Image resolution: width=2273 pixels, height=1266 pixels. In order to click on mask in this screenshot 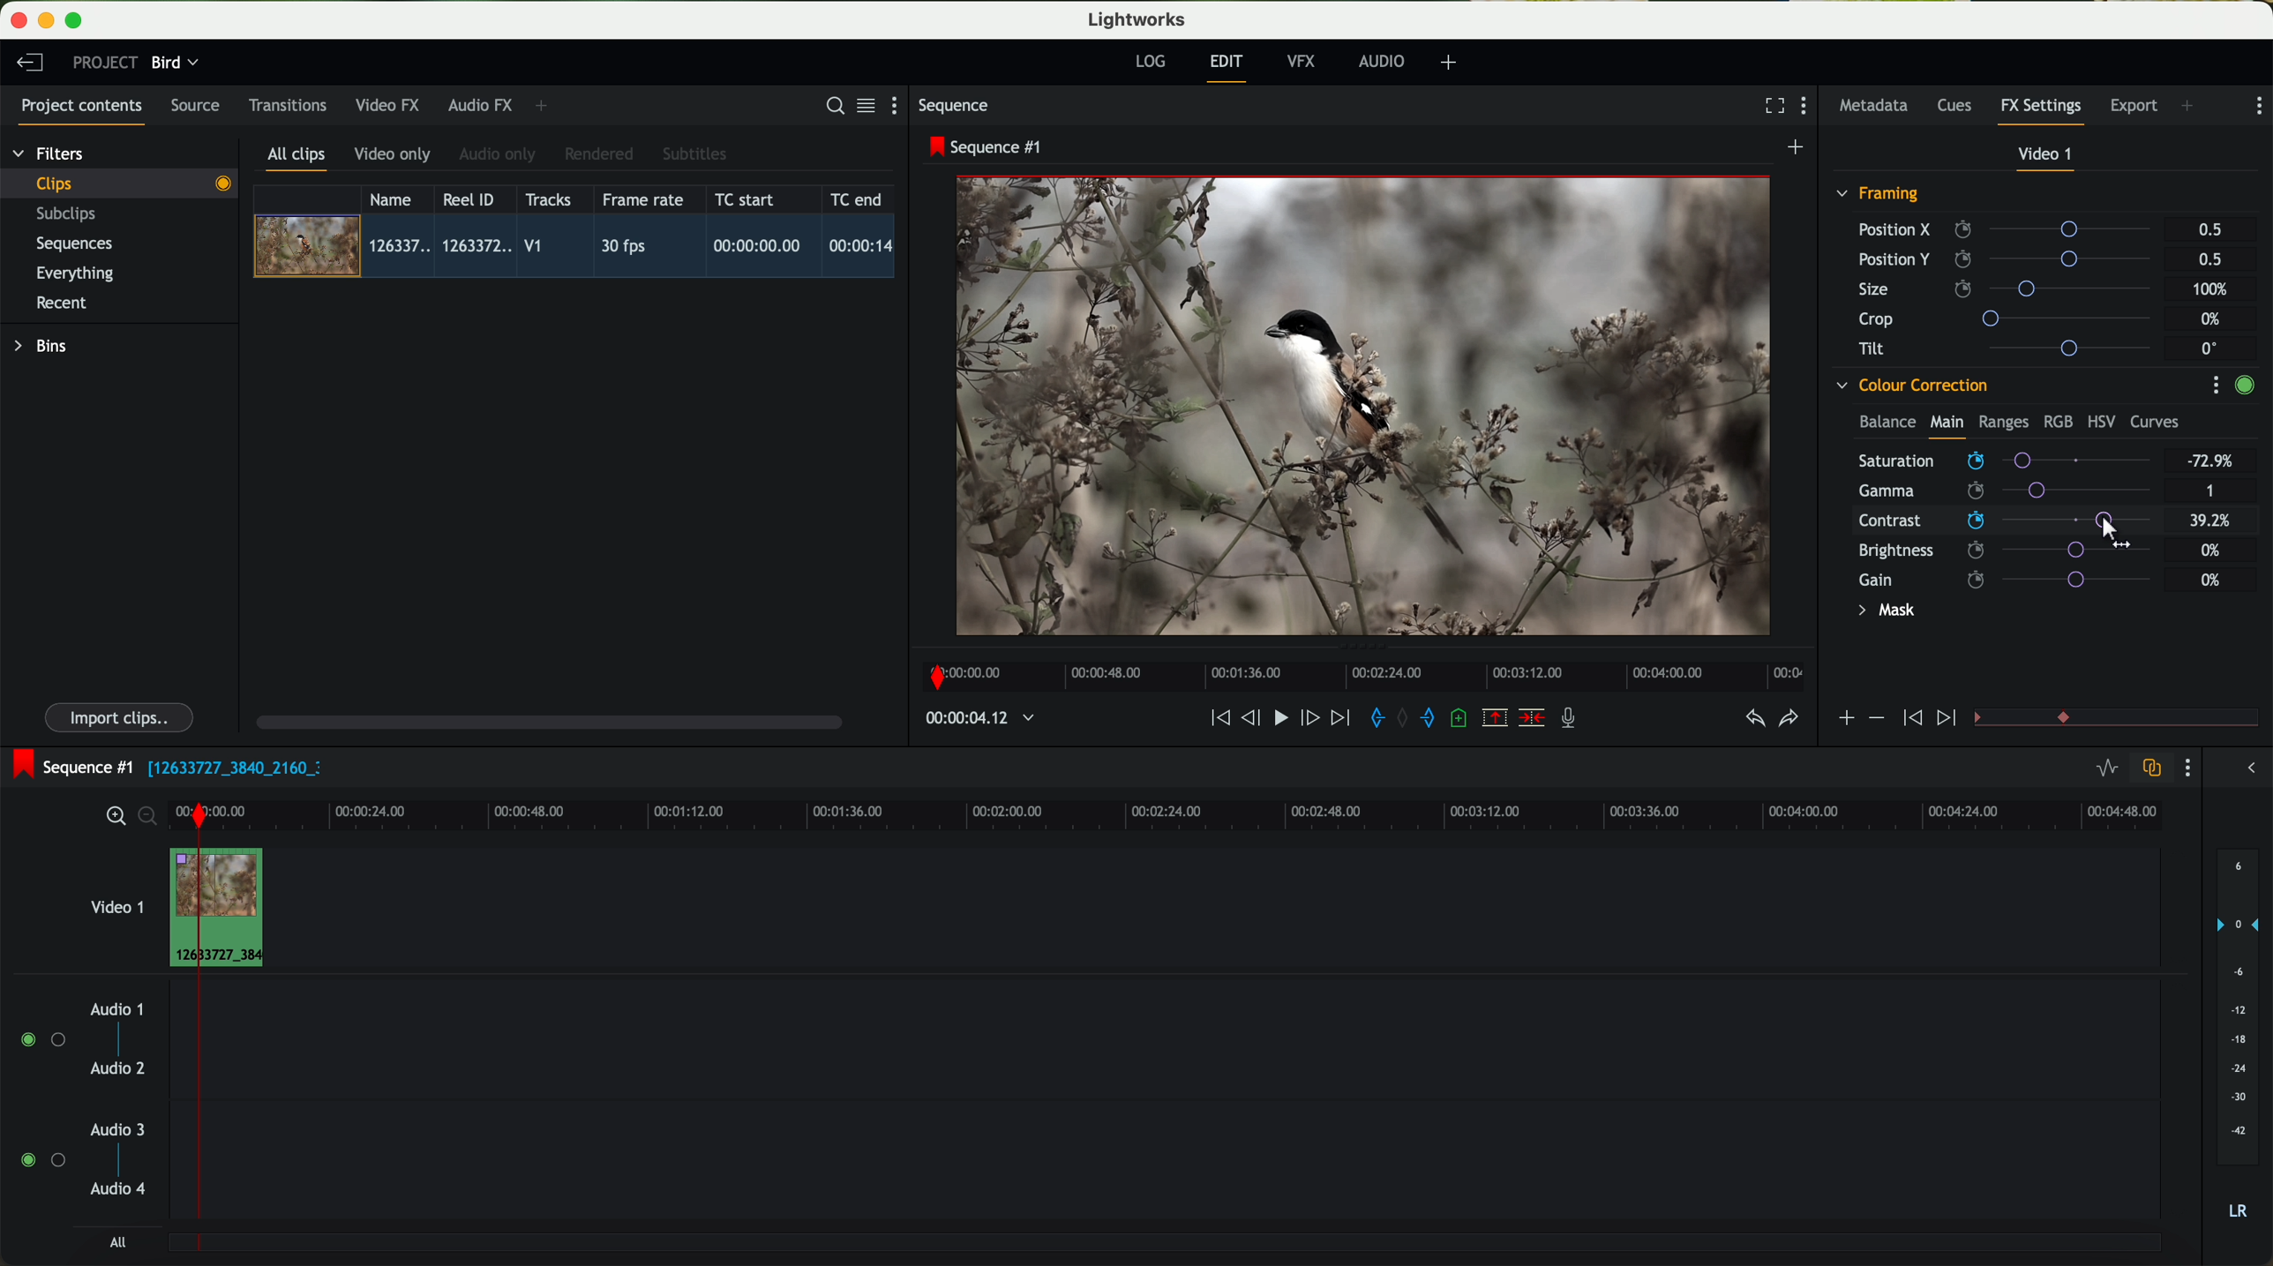, I will do `click(1883, 612)`.